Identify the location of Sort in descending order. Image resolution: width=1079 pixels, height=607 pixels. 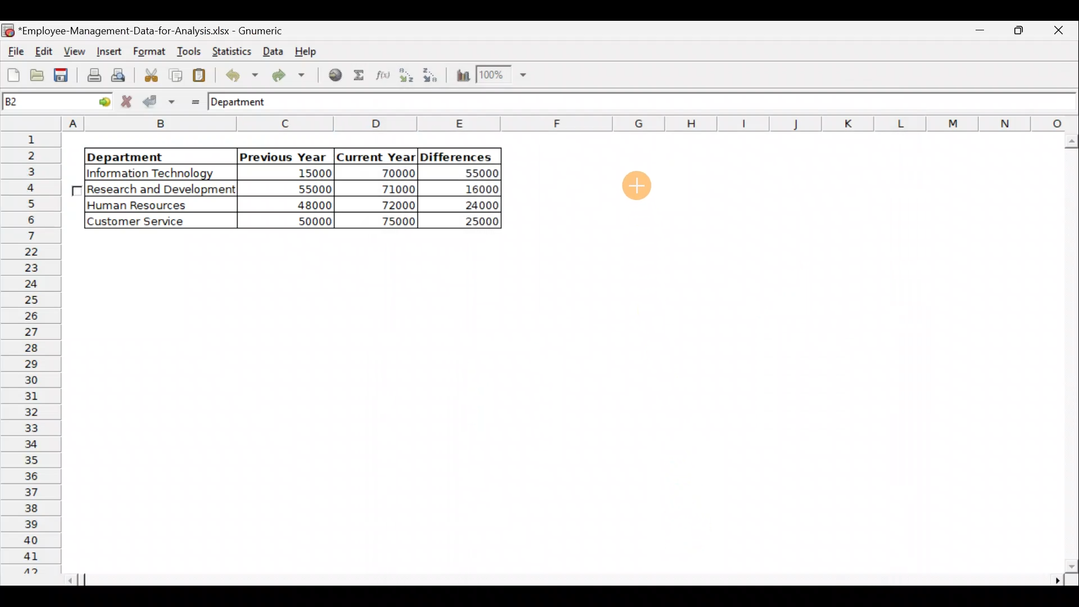
(432, 75).